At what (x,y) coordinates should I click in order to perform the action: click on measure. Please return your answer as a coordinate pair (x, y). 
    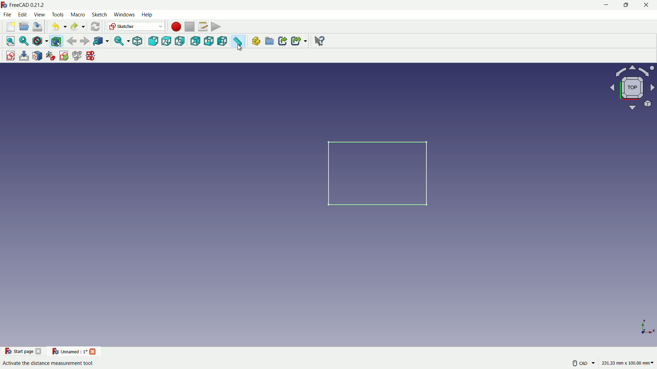
    Looking at the image, I should click on (238, 40).